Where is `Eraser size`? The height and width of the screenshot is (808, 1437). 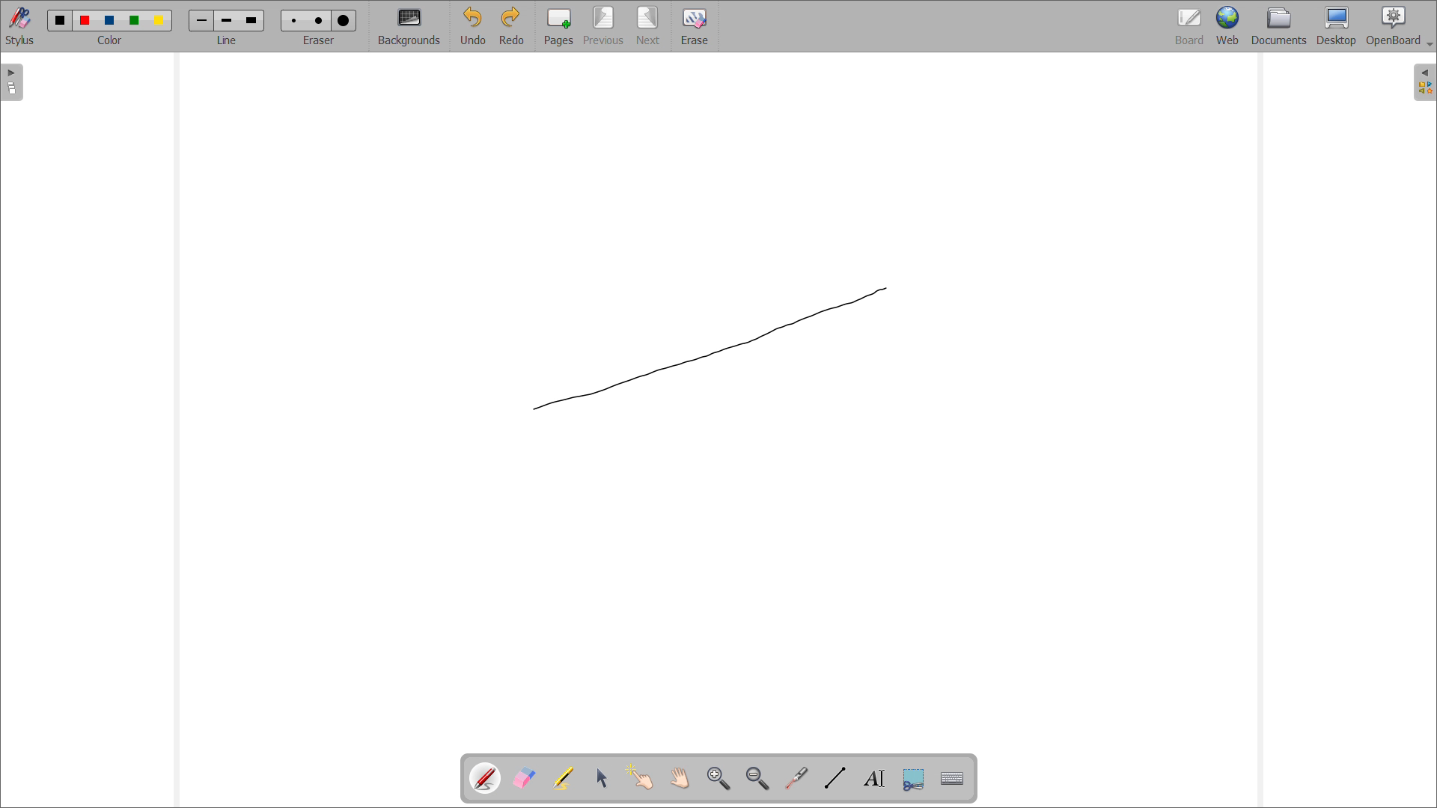 Eraser size is located at coordinates (295, 20).